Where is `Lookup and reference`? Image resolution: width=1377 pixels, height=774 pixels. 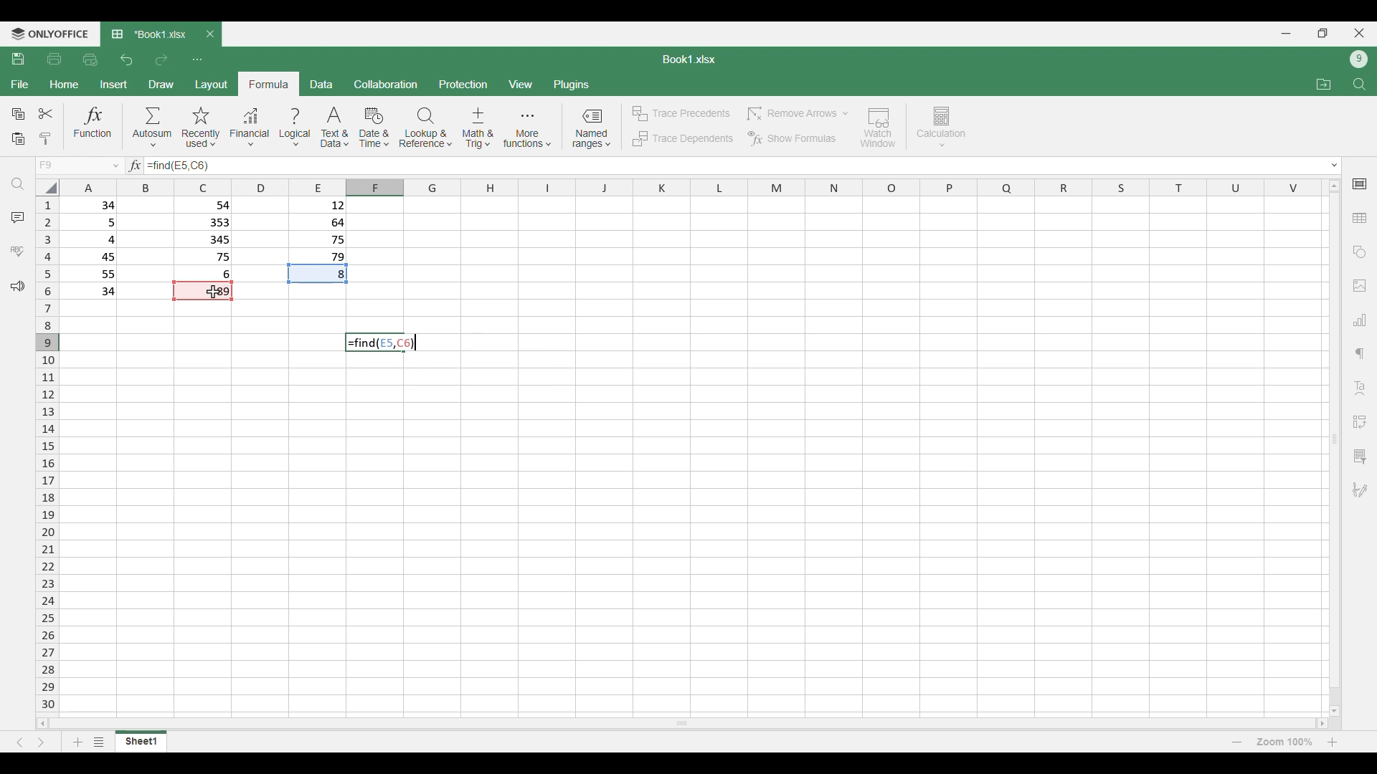 Lookup and reference is located at coordinates (426, 128).